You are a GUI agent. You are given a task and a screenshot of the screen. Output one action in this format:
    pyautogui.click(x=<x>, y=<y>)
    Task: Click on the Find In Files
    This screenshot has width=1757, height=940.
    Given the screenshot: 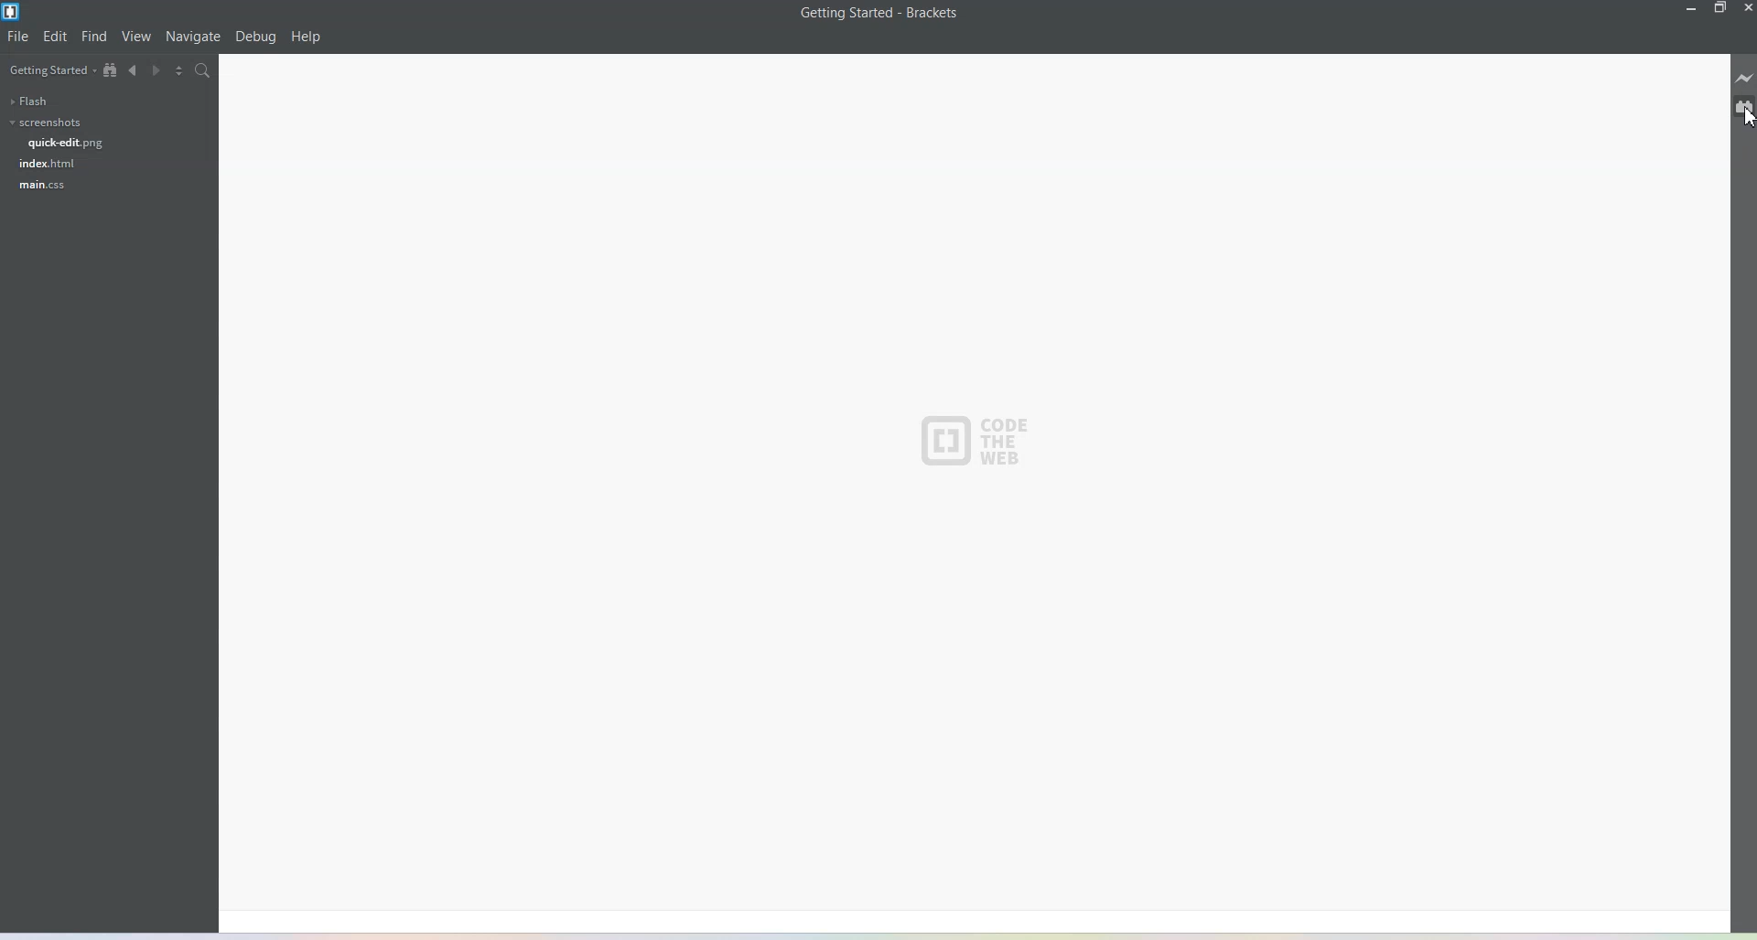 What is the action you would take?
    pyautogui.click(x=212, y=73)
    